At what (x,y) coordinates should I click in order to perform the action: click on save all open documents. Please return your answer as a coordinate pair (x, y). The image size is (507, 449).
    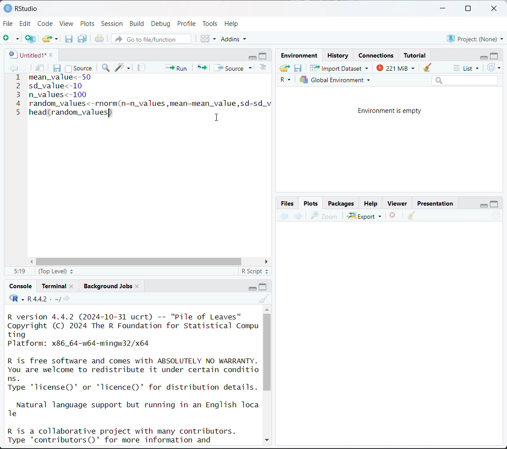
    Looking at the image, I should click on (83, 39).